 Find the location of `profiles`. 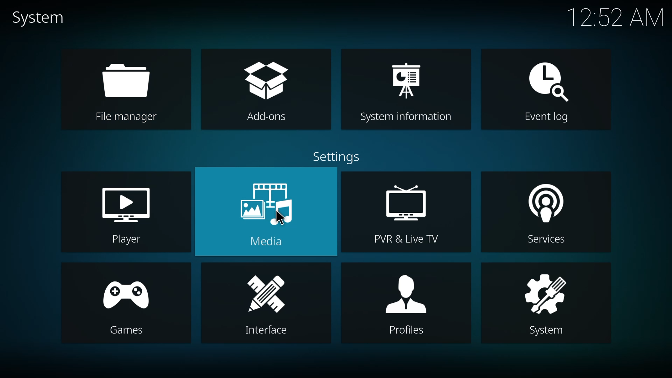

profiles is located at coordinates (406, 291).